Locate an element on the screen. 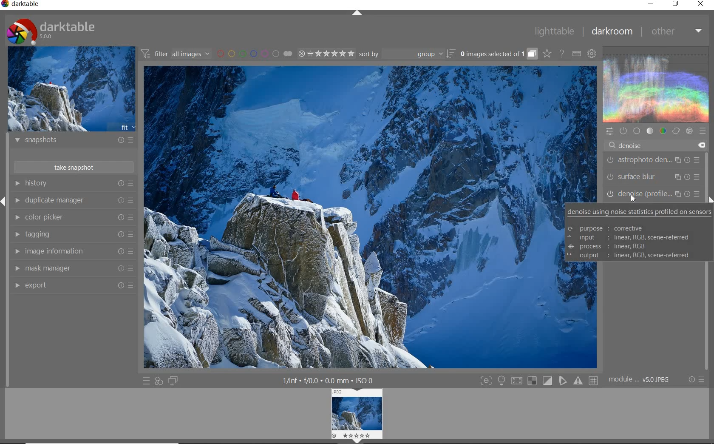  restore is located at coordinates (677, 5).